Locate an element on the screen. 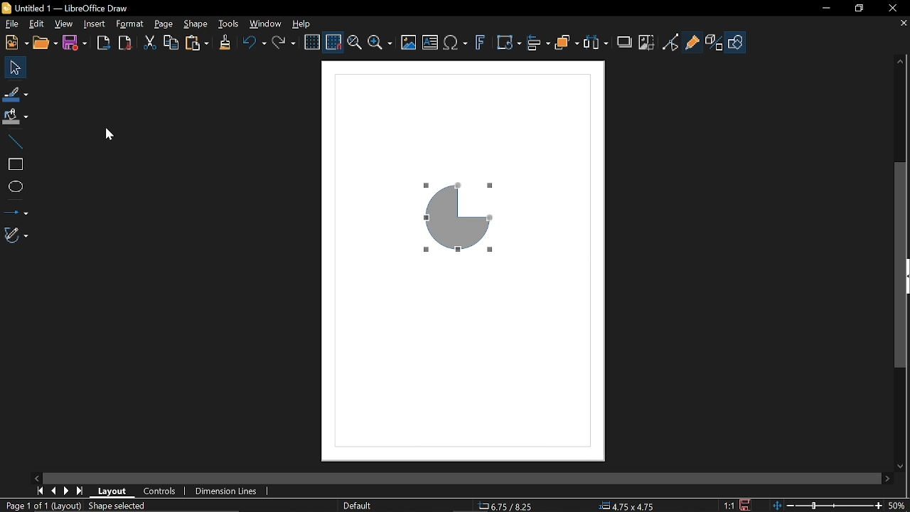 This screenshot has width=910, height=512. Insert image is located at coordinates (429, 42).